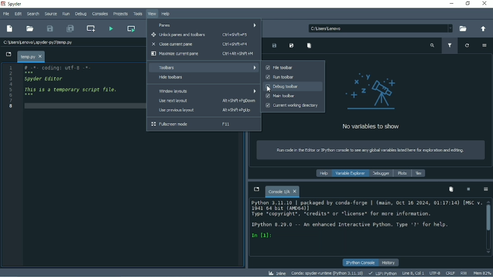 The height and width of the screenshot is (277, 493). Describe the element at coordinates (364, 220) in the screenshot. I see `Console` at that location.